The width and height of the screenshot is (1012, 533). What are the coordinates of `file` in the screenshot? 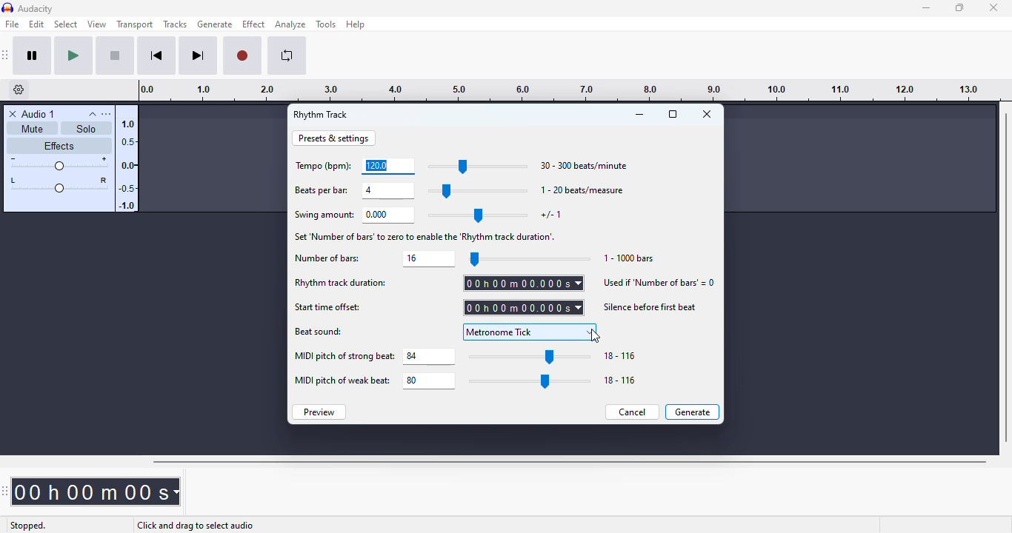 It's located at (12, 23).